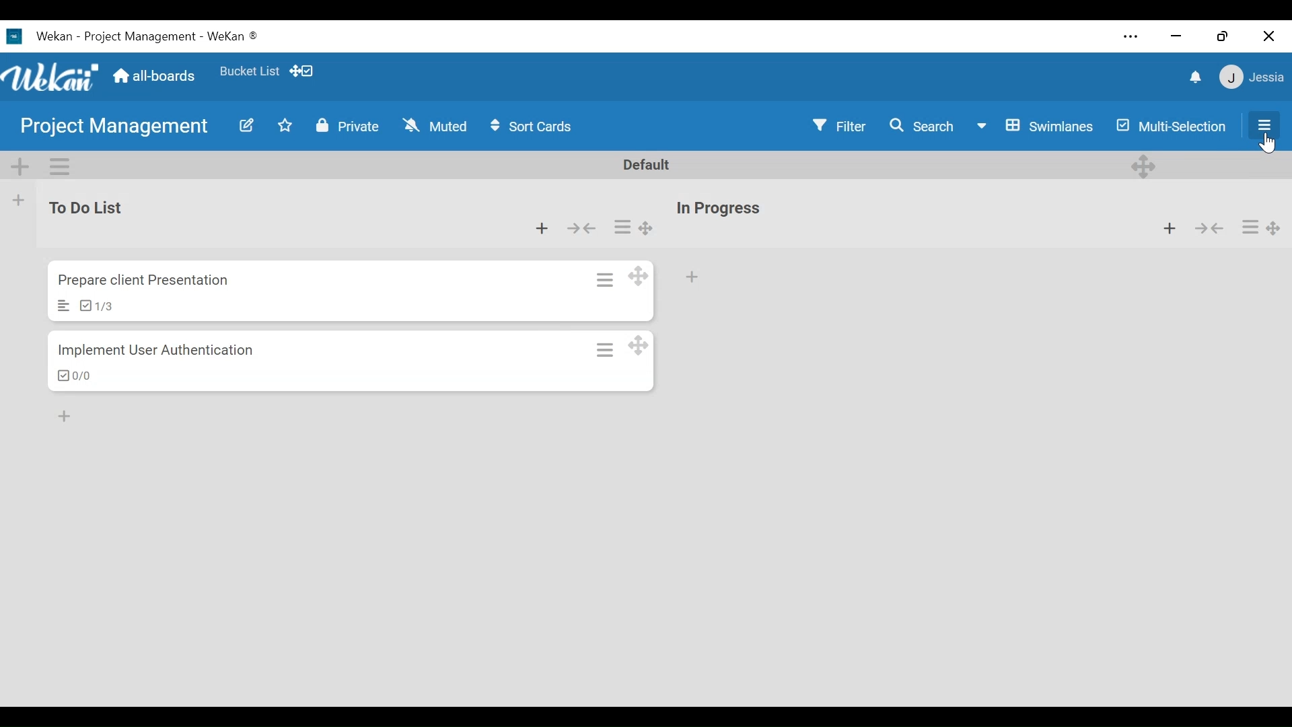  What do you see at coordinates (542, 229) in the screenshot?
I see `Add card to bottom of the list` at bounding box center [542, 229].